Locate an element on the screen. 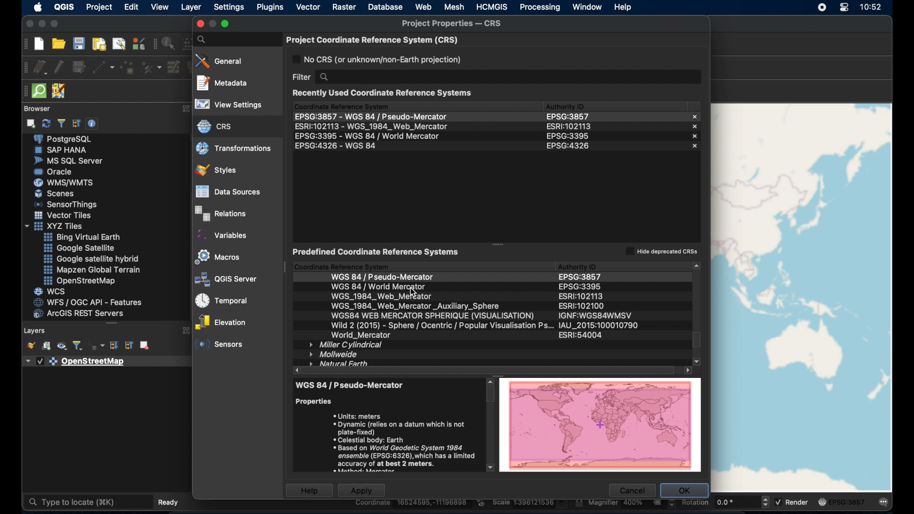 The width and height of the screenshot is (914, 514). esri:540004 is located at coordinates (583, 335).